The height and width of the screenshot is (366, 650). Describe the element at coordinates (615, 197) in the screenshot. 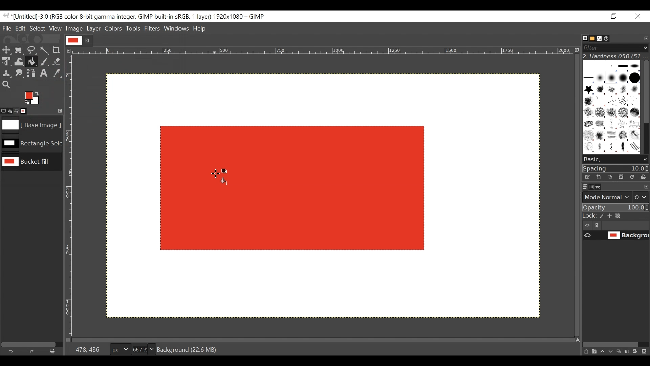

I see `mode normal` at that location.